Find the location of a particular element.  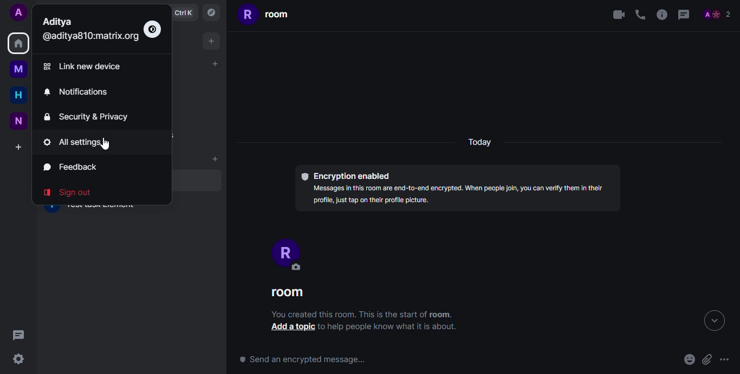

expand is located at coordinates (711, 320).